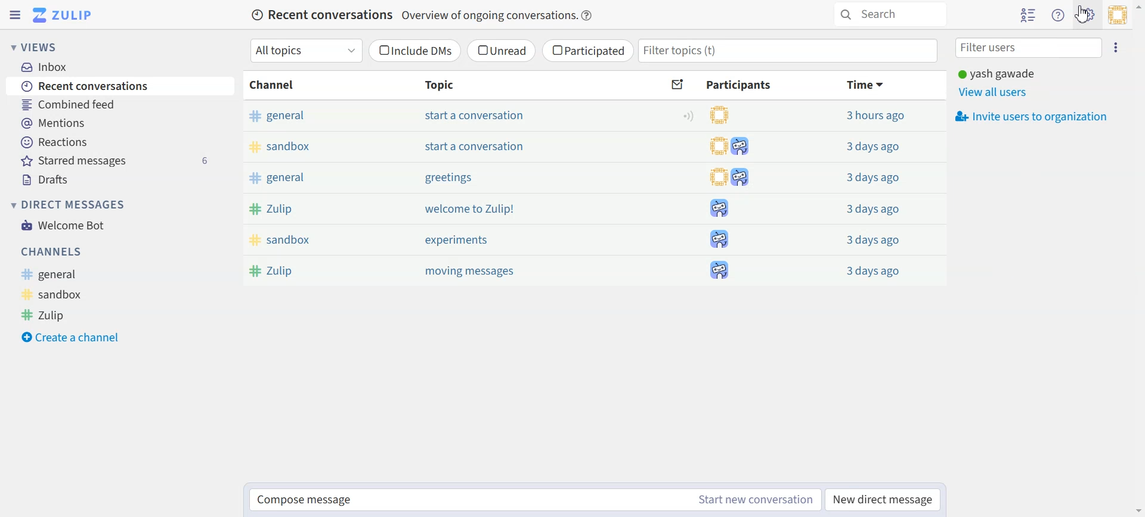  What do you see at coordinates (440, 86) in the screenshot?
I see `Topic` at bounding box center [440, 86].